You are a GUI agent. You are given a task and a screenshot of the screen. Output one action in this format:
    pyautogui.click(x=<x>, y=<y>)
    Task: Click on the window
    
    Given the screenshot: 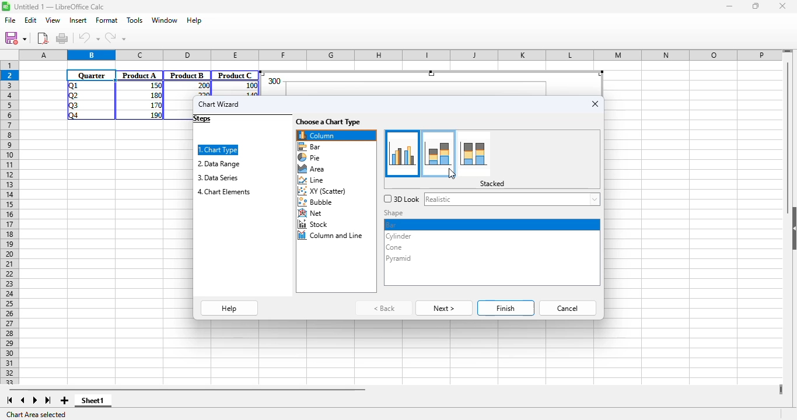 What is the action you would take?
    pyautogui.click(x=165, y=20)
    